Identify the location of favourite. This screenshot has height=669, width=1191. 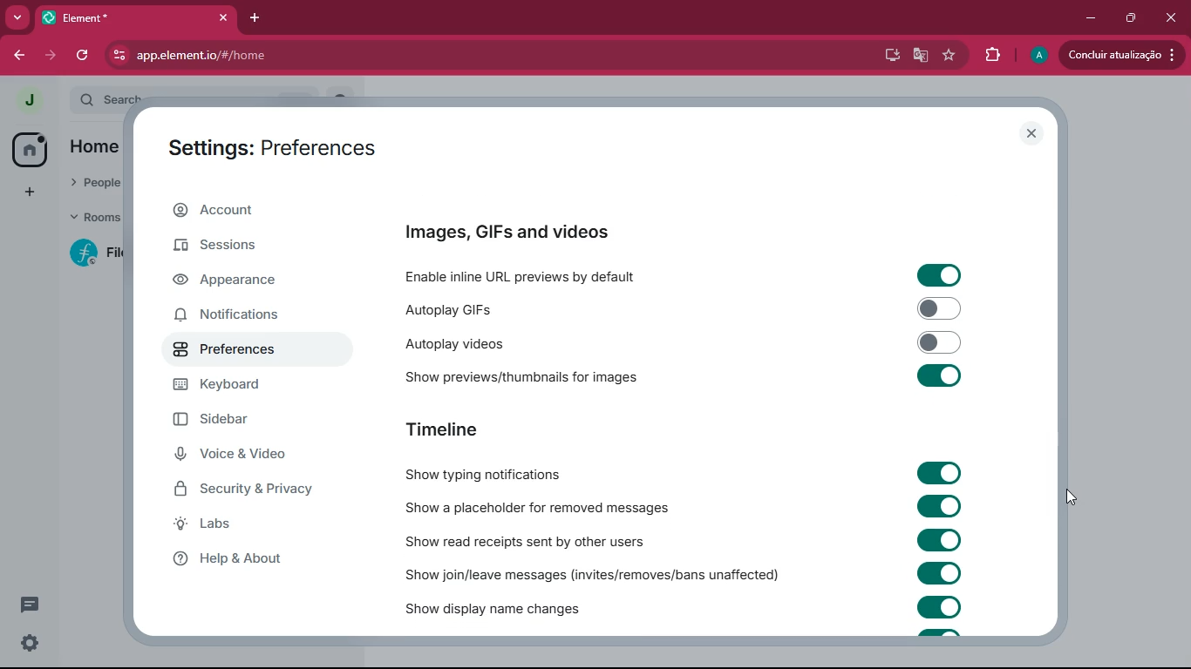
(950, 57).